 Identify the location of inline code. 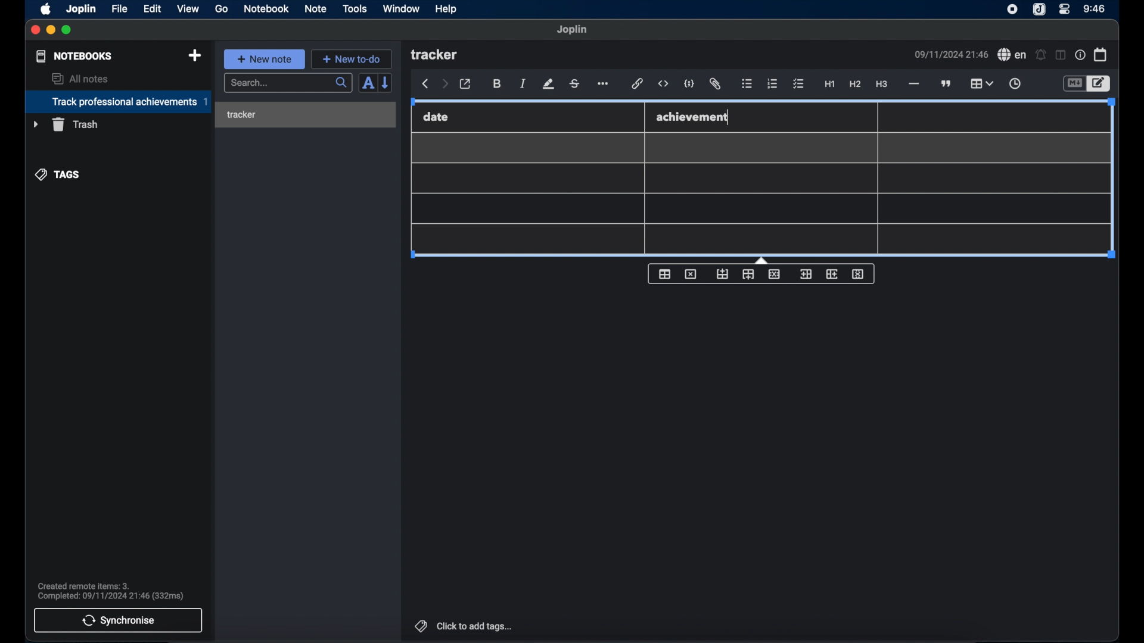
(663, 84).